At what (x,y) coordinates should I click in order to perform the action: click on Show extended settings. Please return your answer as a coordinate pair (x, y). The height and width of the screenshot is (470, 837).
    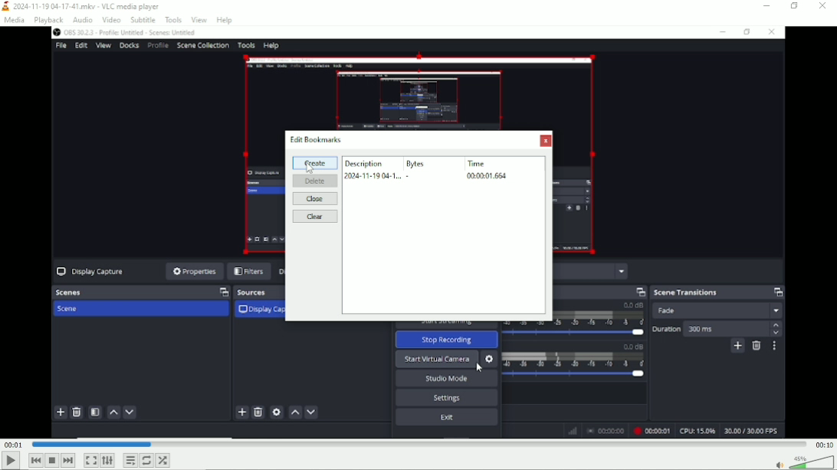
    Looking at the image, I should click on (108, 461).